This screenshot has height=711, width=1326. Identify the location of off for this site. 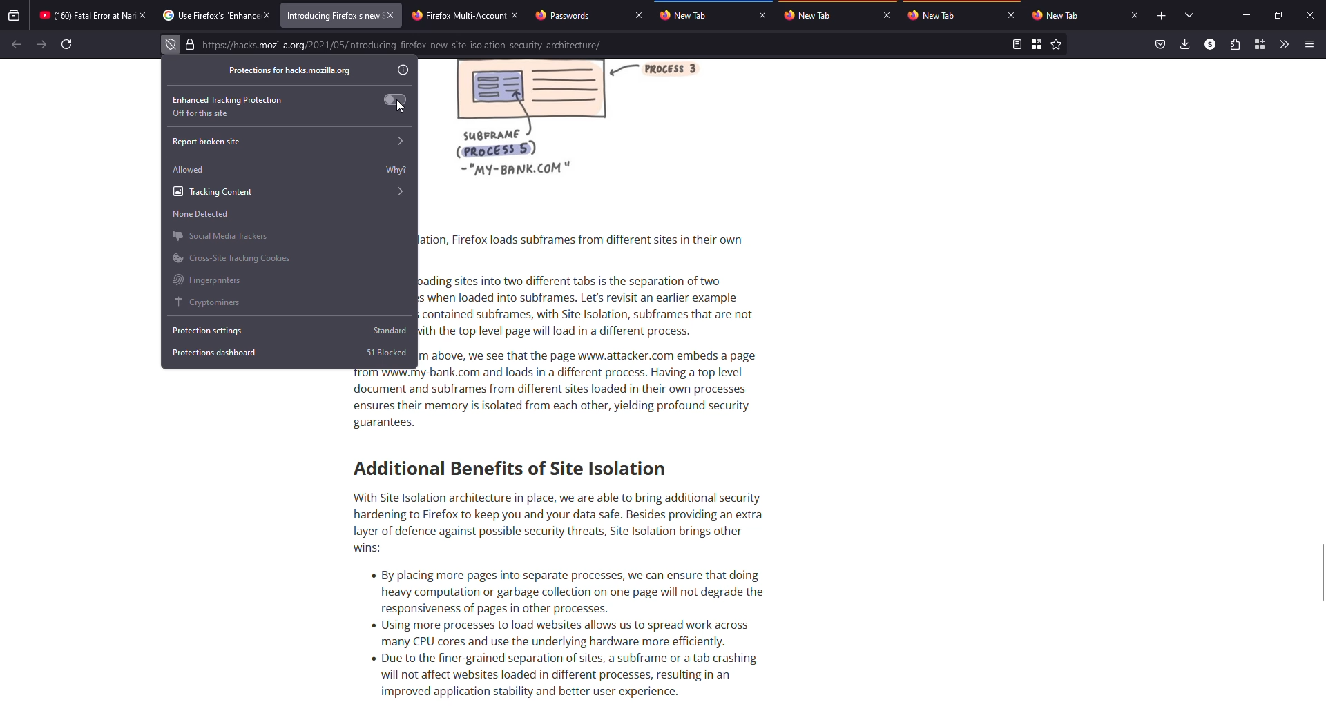
(202, 113).